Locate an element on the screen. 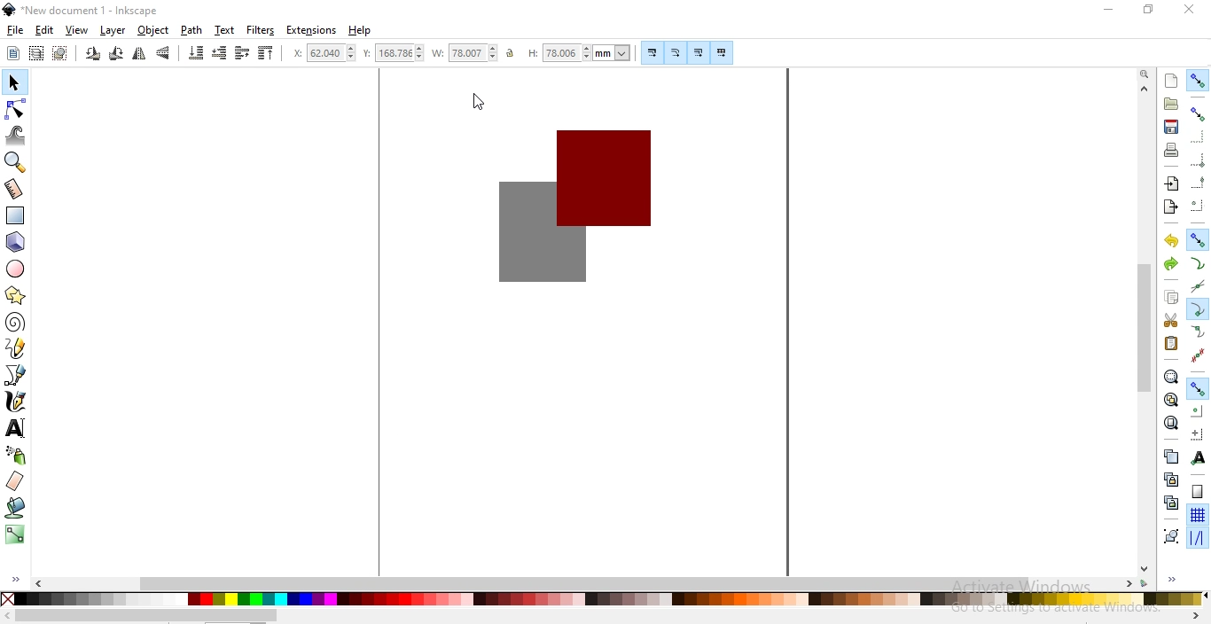 Image resolution: width=1211 pixels, height=624 pixels. shape image is located at coordinates (568, 202).